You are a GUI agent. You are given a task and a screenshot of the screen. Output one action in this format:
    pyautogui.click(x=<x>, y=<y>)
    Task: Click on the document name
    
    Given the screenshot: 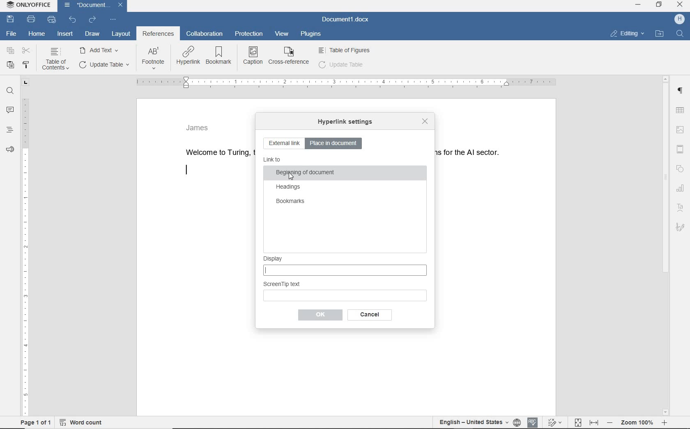 What is the action you would take?
    pyautogui.click(x=345, y=19)
    